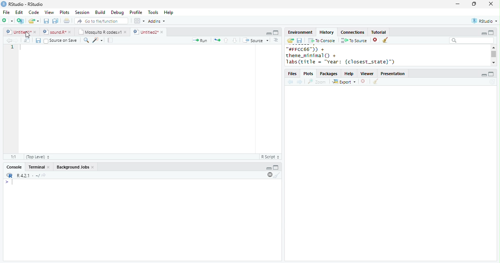  I want to click on clear, so click(376, 82).